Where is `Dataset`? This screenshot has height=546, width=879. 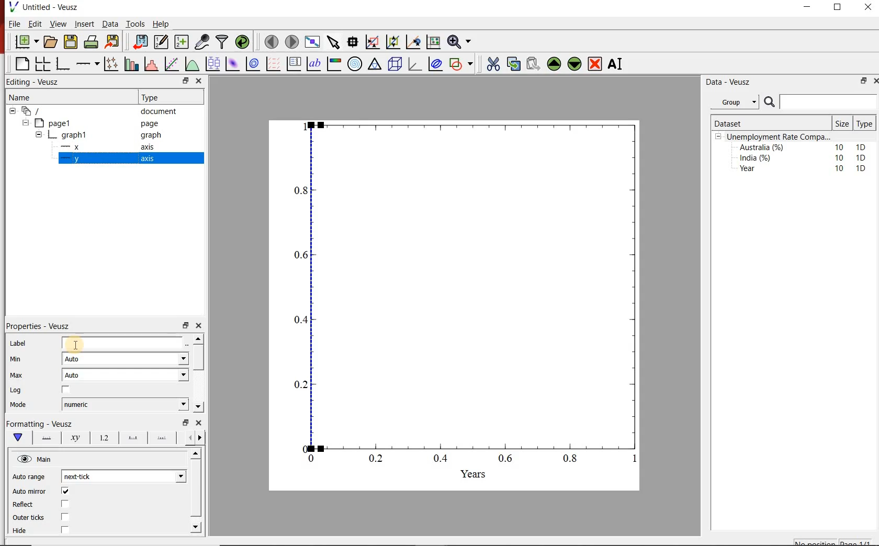 Dataset is located at coordinates (752, 123).